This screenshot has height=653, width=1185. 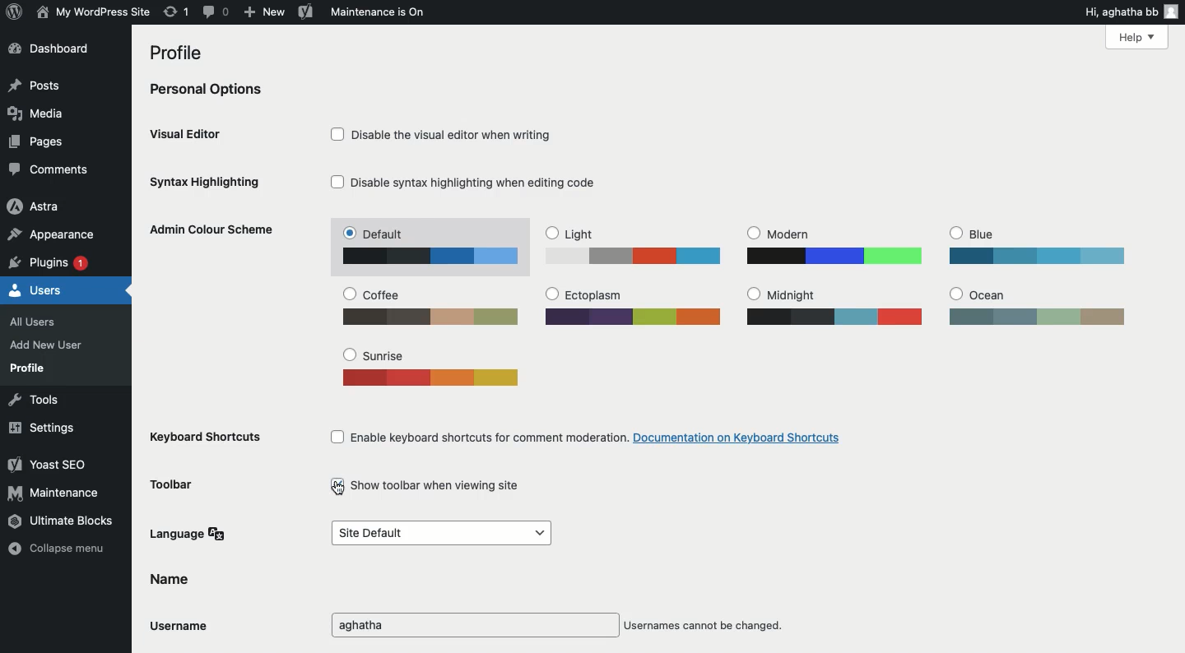 I want to click on Site name, so click(x=92, y=14).